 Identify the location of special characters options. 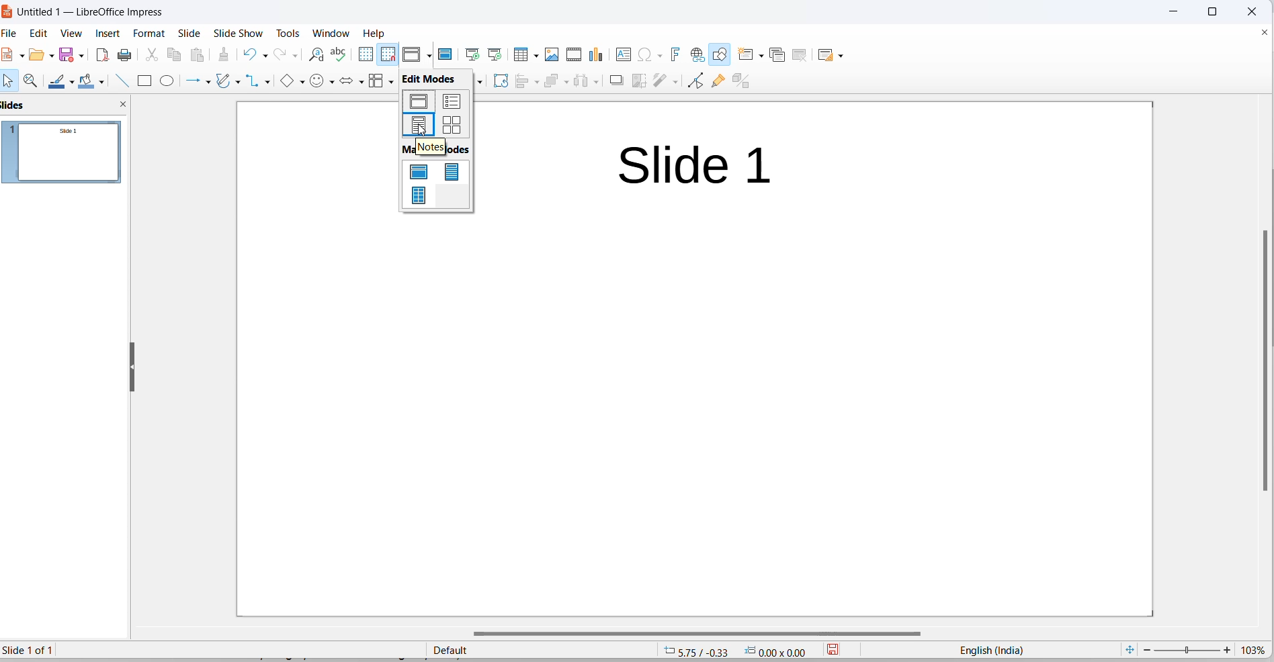
(659, 54).